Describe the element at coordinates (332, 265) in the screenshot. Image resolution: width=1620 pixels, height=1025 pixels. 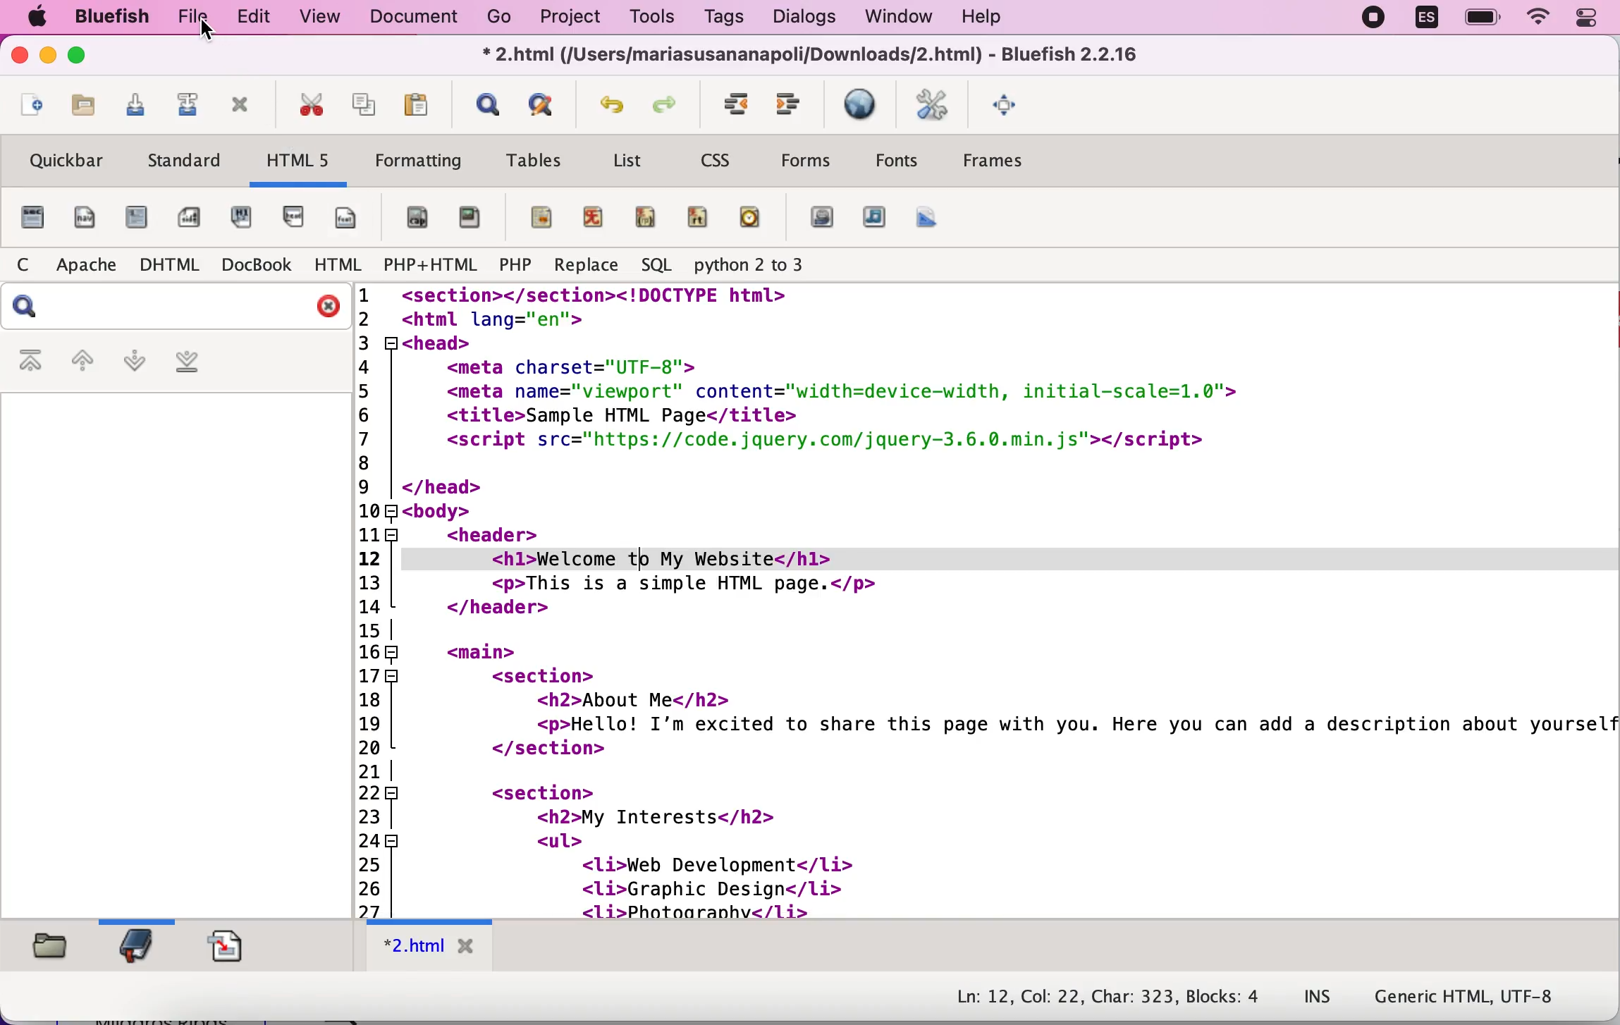
I see `html` at that location.